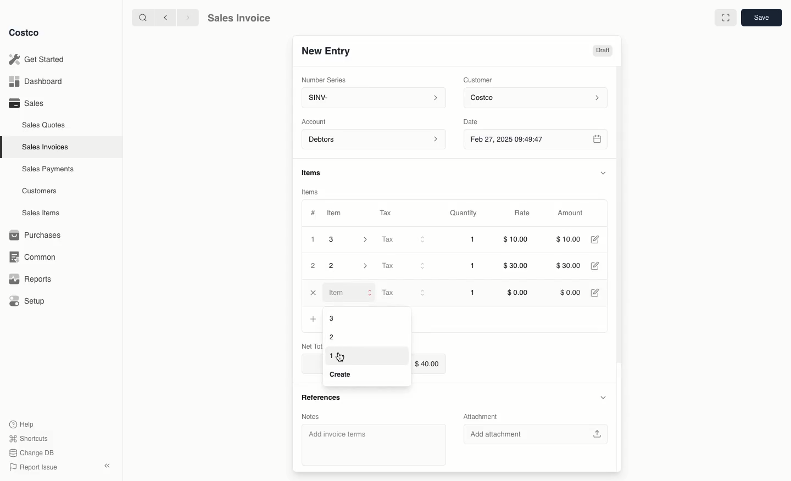 Image resolution: width=791 pixels, height=481 pixels. Describe the element at coordinates (163, 17) in the screenshot. I see `backward` at that location.